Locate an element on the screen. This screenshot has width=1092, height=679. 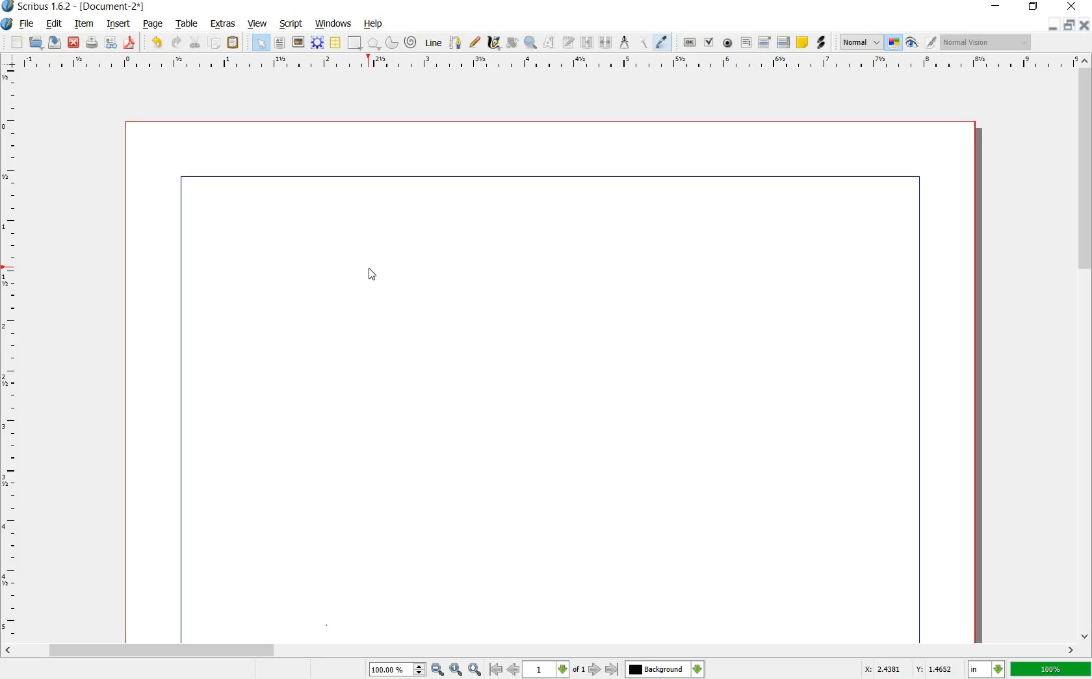
NEW is located at coordinates (16, 43).